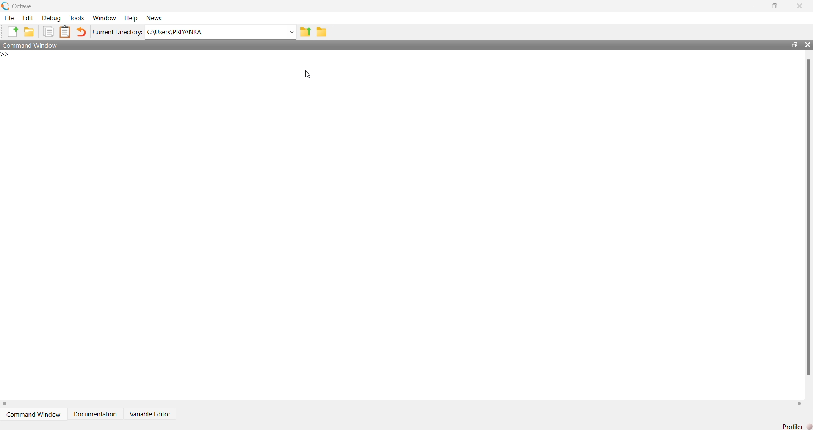  What do you see at coordinates (809, 215) in the screenshot?
I see `scroll bar` at bounding box center [809, 215].